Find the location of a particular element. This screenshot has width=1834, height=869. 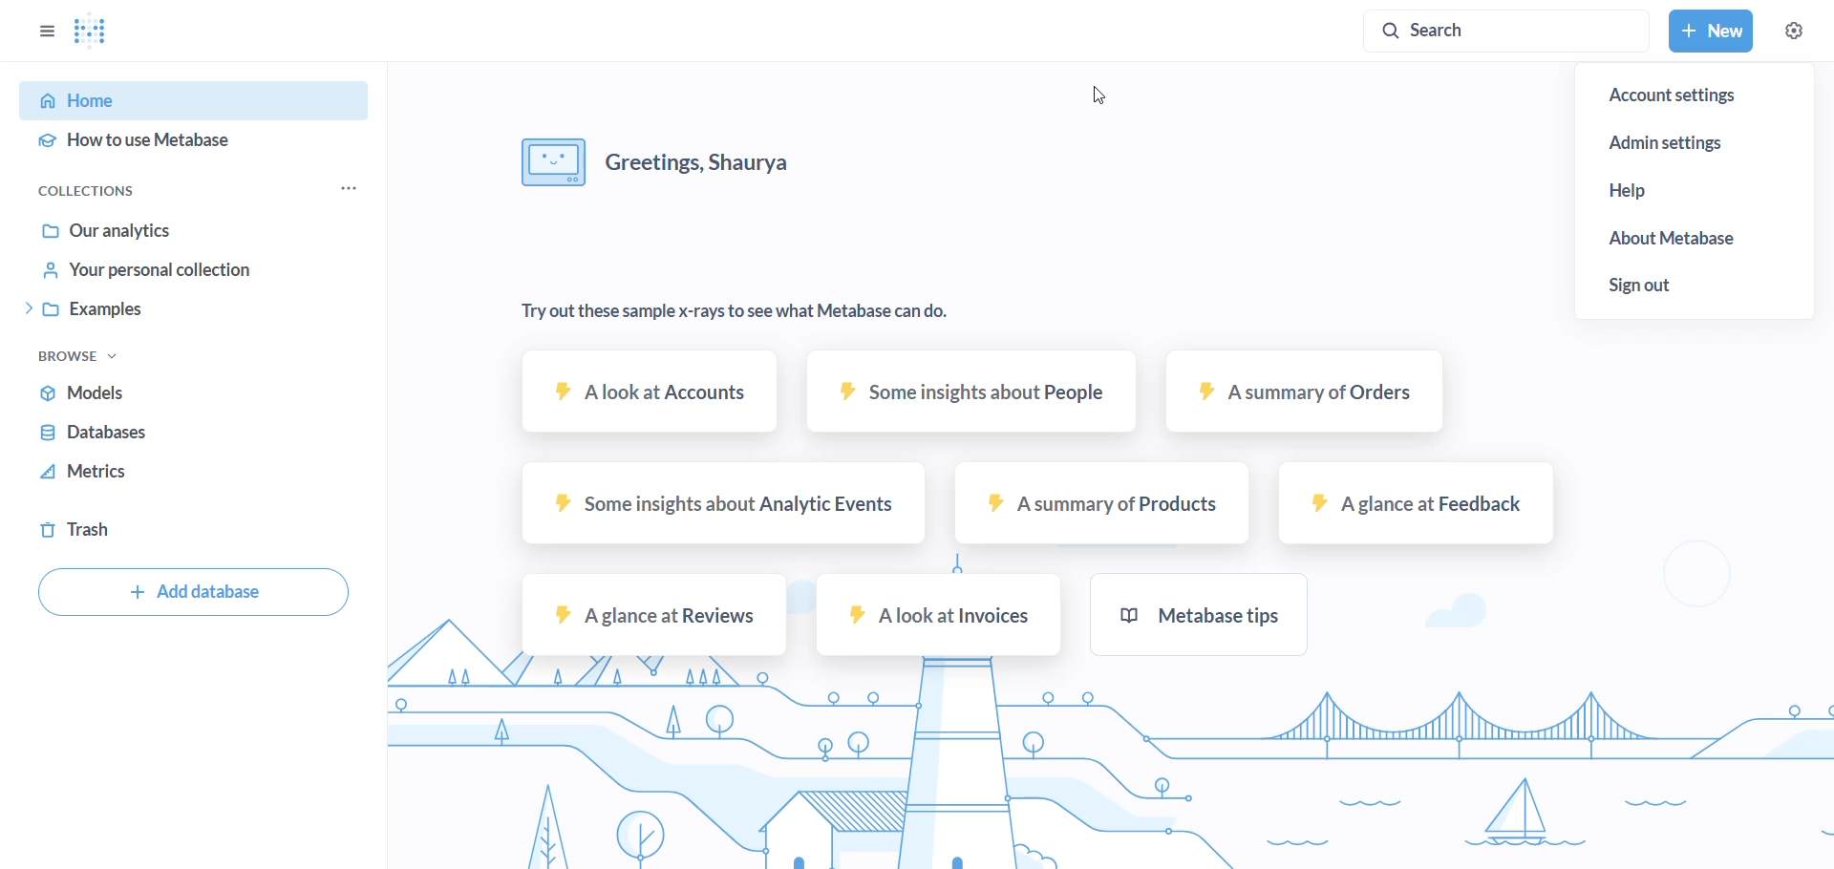

examples is located at coordinates (147, 315).